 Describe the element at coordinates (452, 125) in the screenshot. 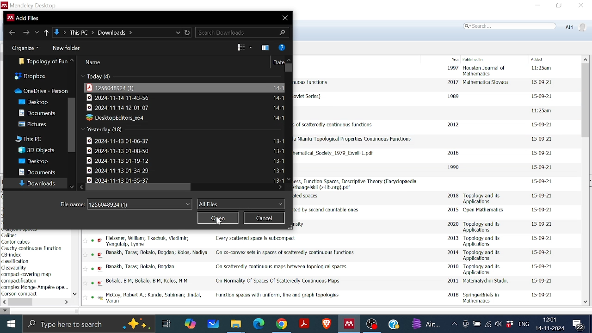

I see `2012` at that location.